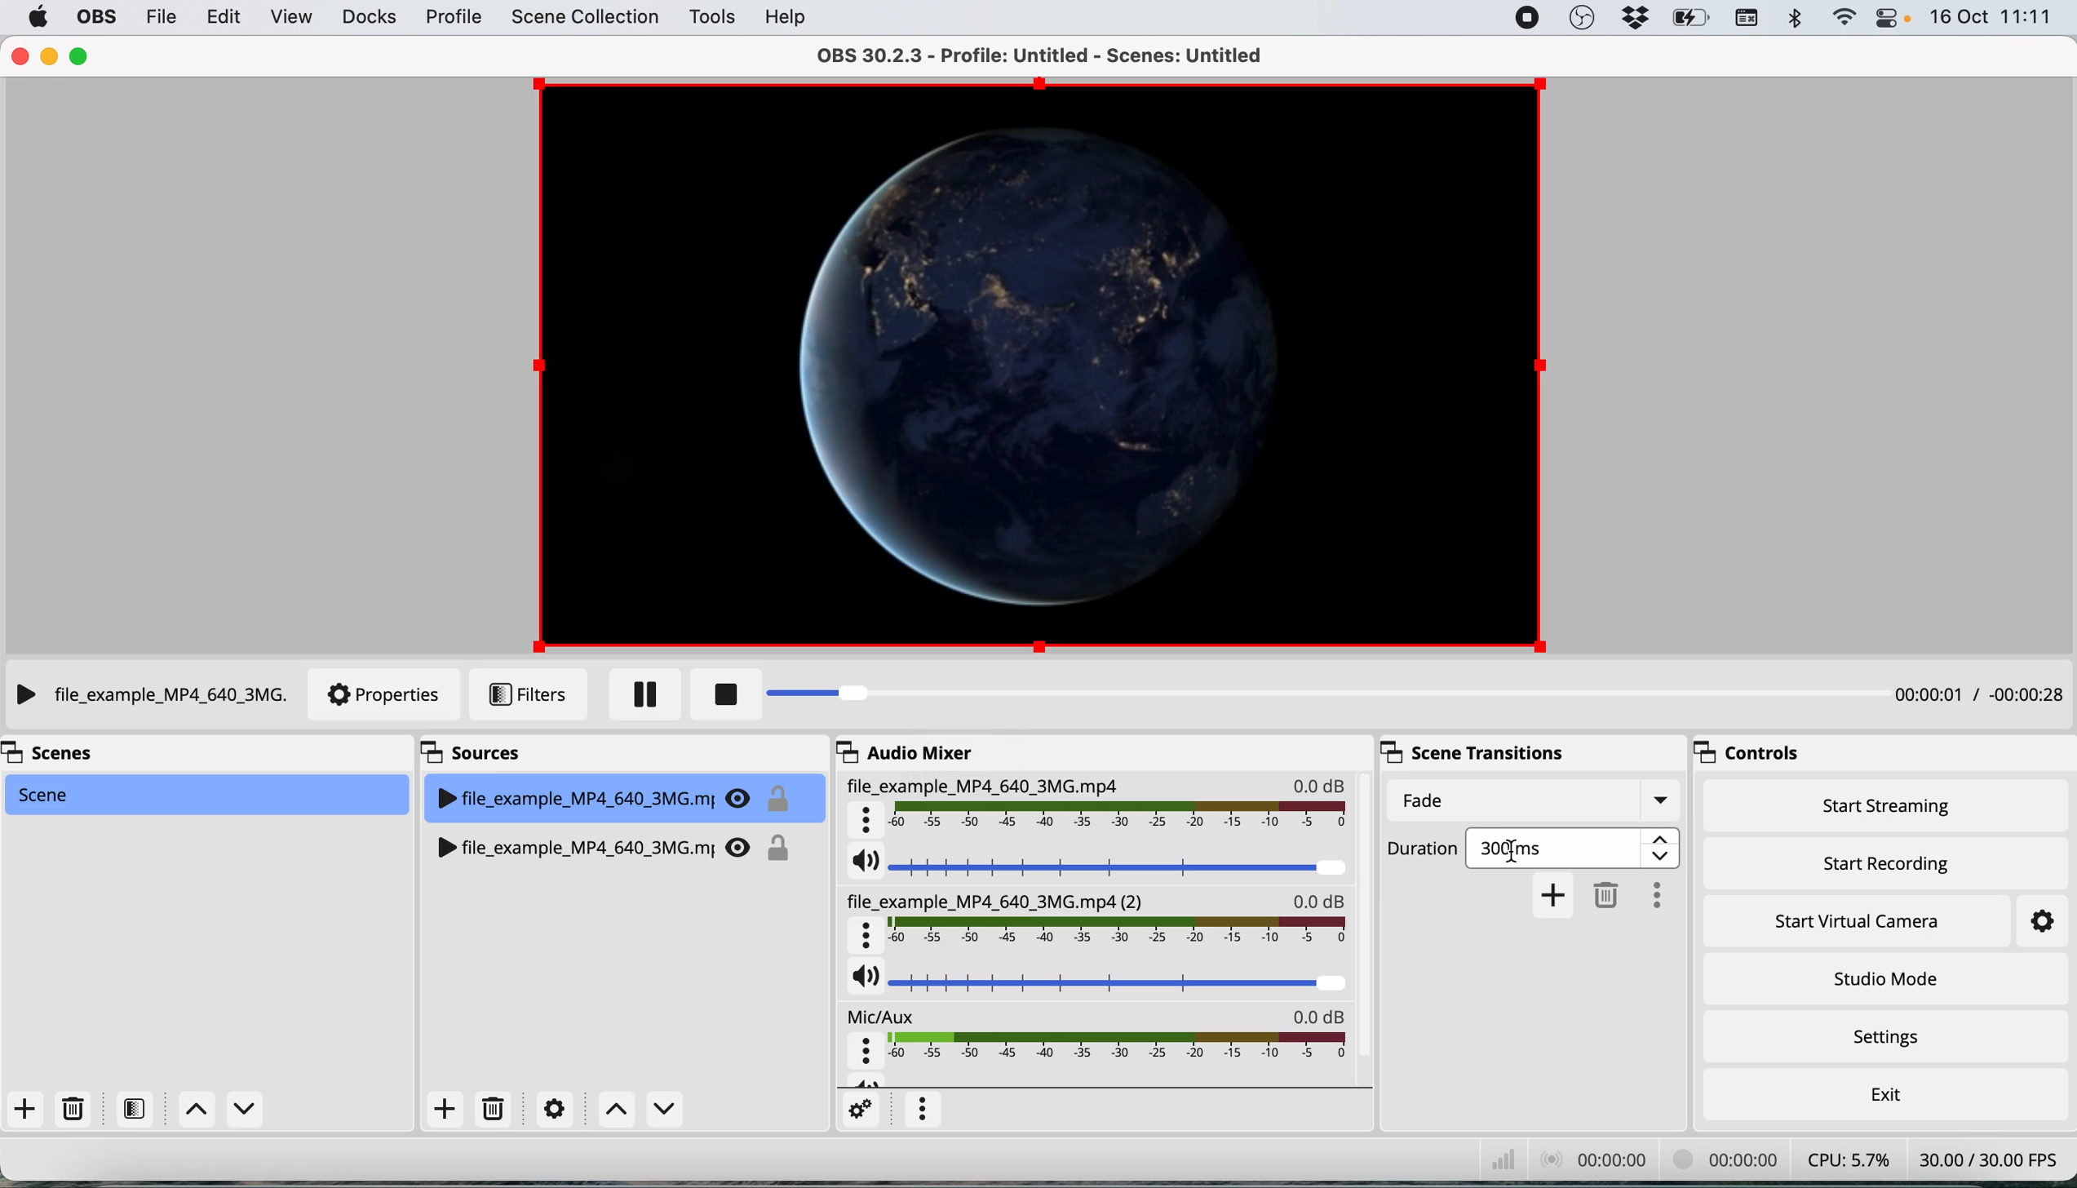 This screenshot has width=2077, height=1188. What do you see at coordinates (491, 1107) in the screenshot?
I see `delete source` at bounding box center [491, 1107].